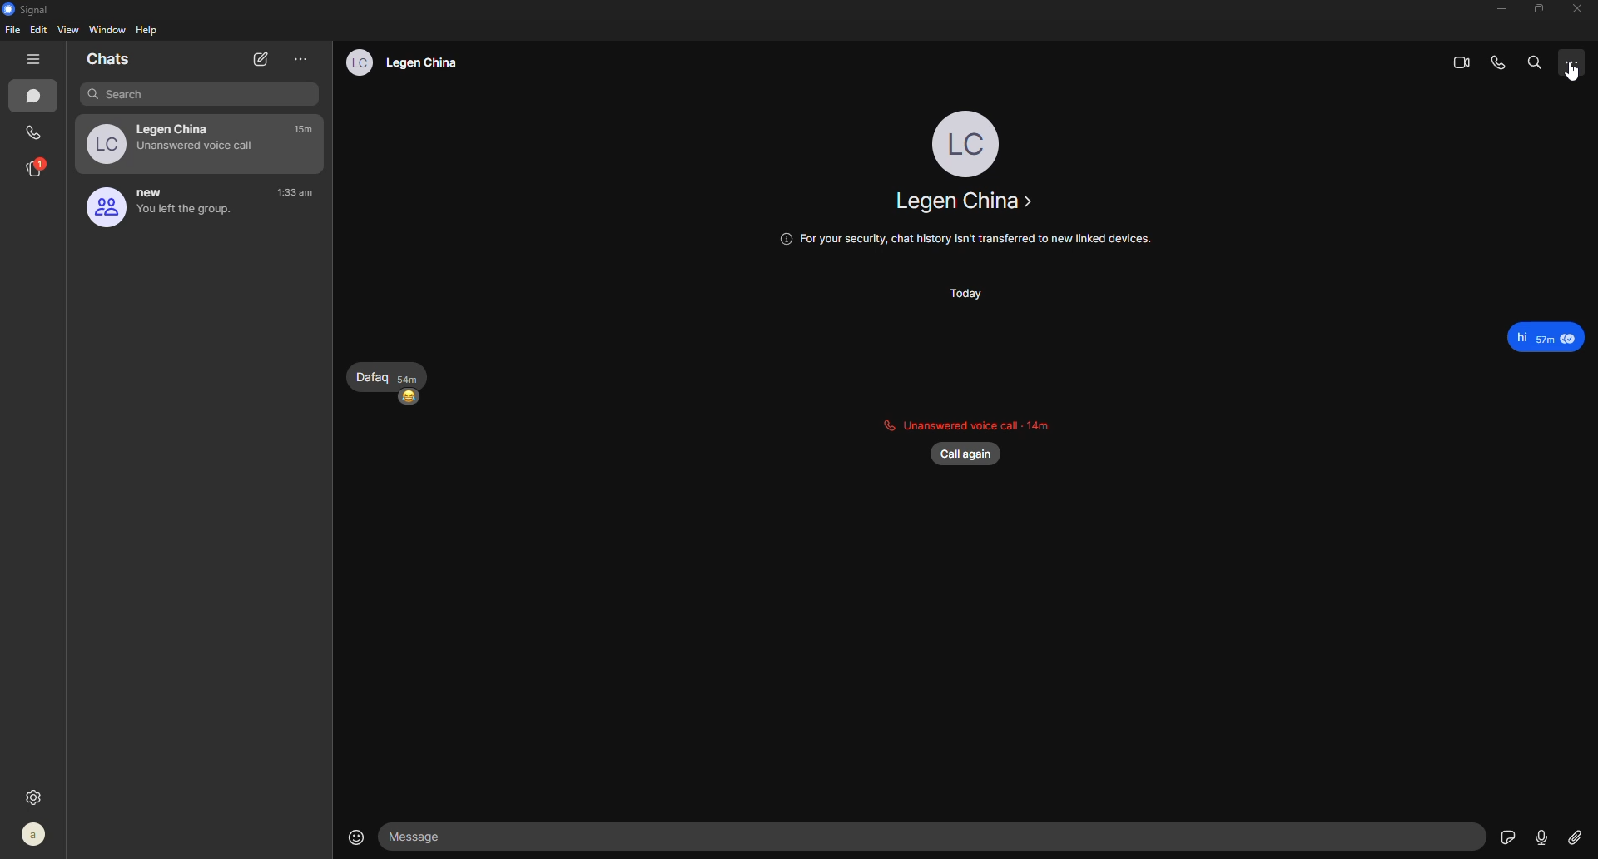 This screenshot has width=1598, height=859. What do you see at coordinates (150, 31) in the screenshot?
I see `help` at bounding box center [150, 31].